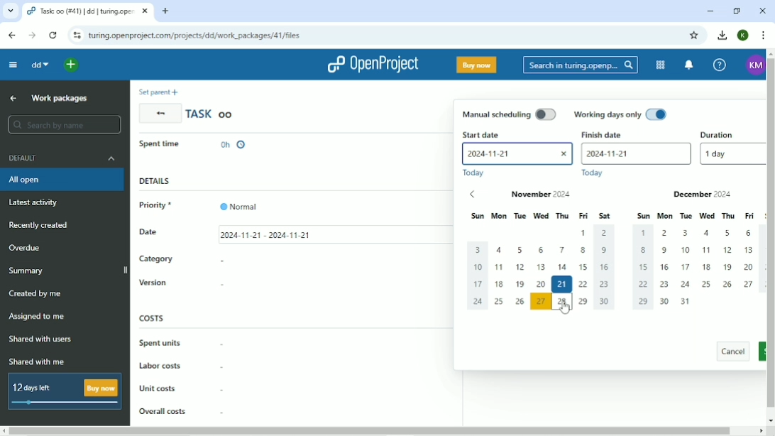  Describe the element at coordinates (155, 180) in the screenshot. I see `Details` at that location.